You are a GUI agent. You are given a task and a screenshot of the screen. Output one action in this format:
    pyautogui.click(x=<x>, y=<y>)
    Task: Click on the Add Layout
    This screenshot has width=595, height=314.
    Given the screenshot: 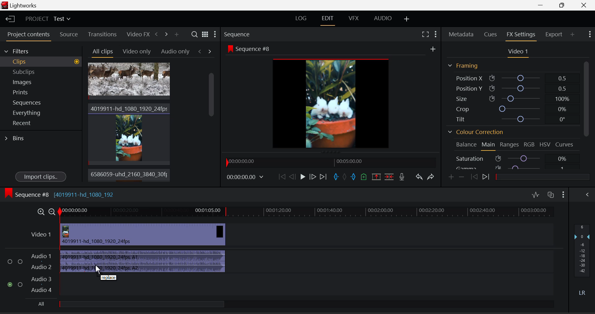 What is the action you would take?
    pyautogui.click(x=406, y=18)
    